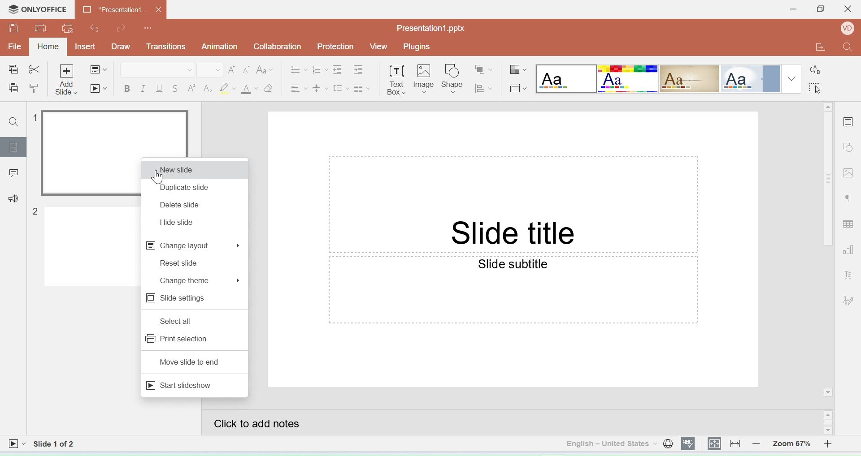  Describe the element at coordinates (845, 30) in the screenshot. I see `Profile Name` at that location.